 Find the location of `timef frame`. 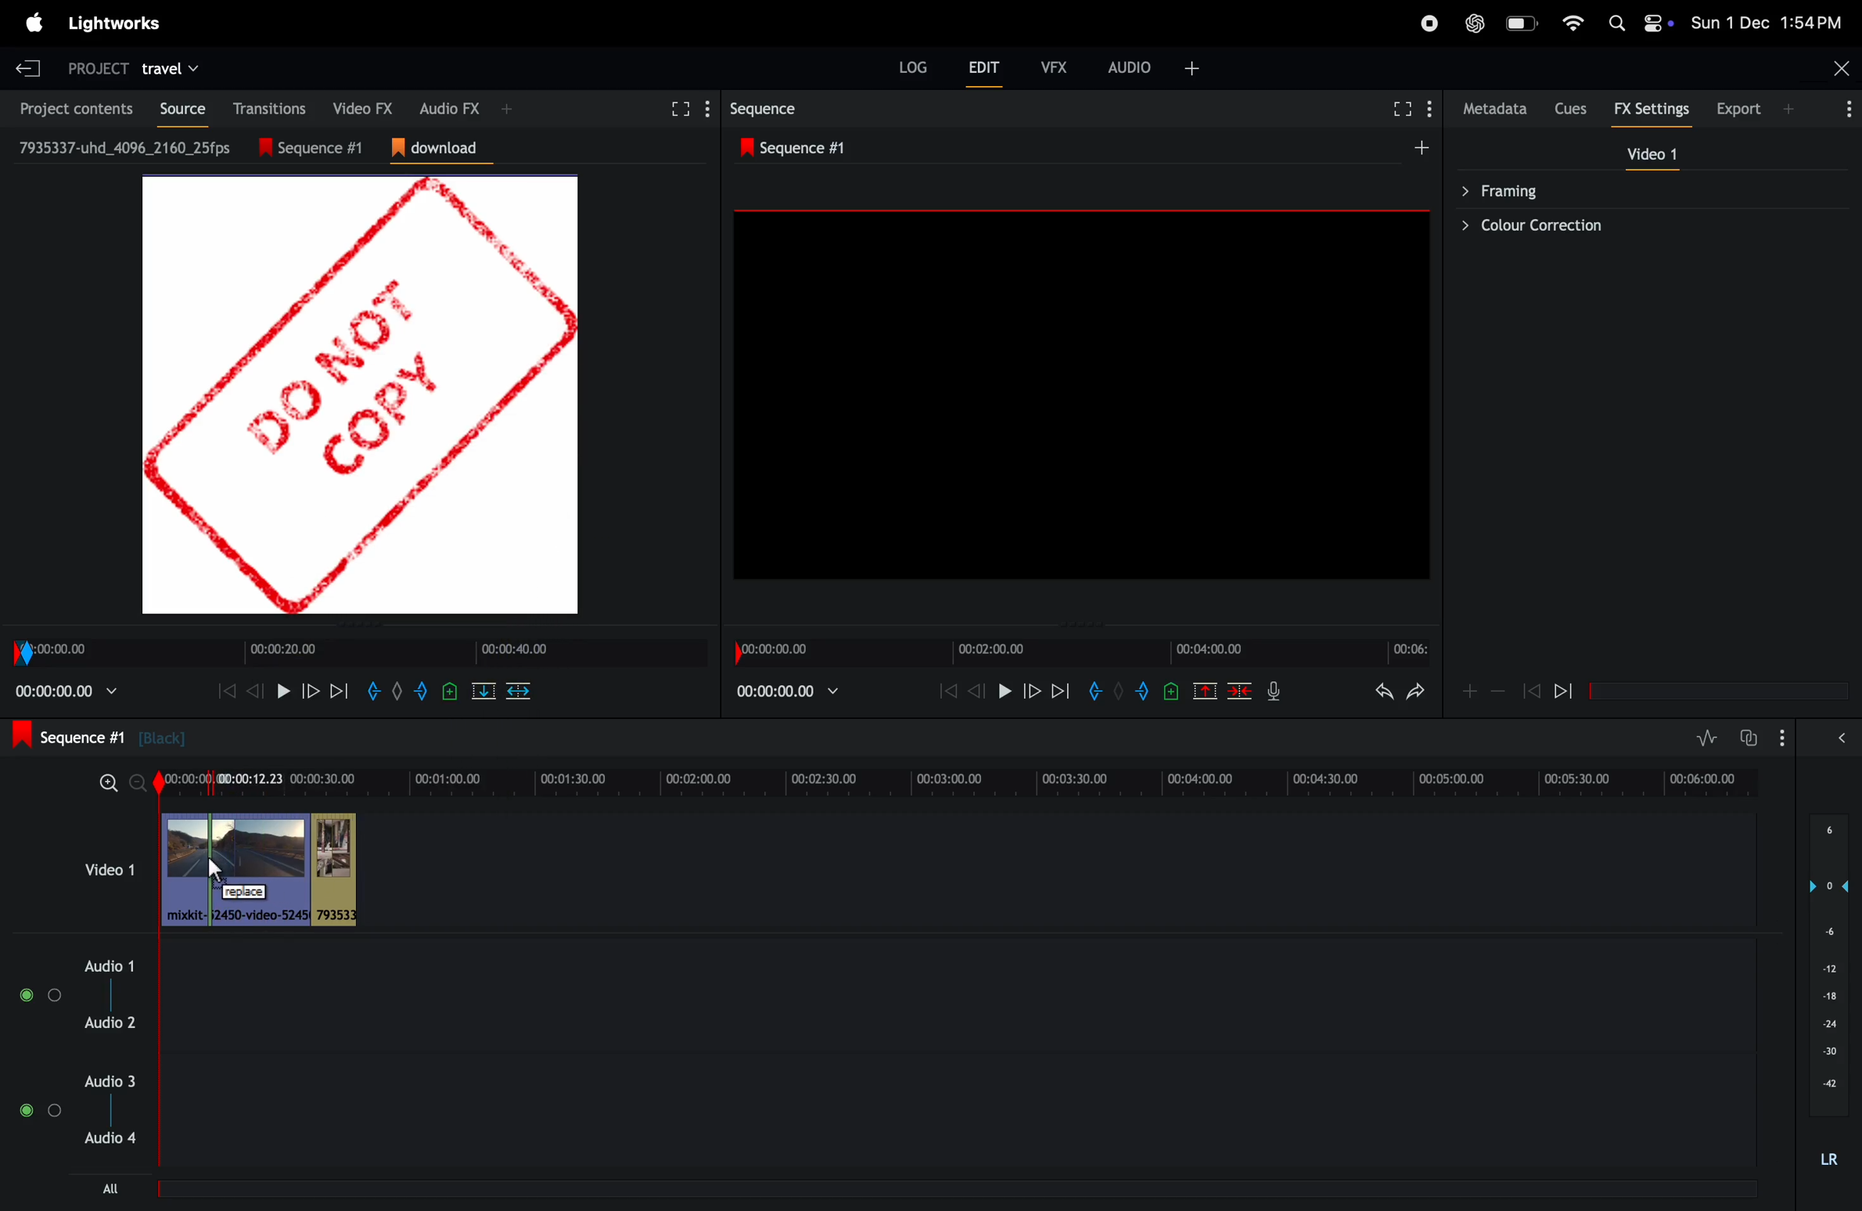

timef frame is located at coordinates (964, 783).